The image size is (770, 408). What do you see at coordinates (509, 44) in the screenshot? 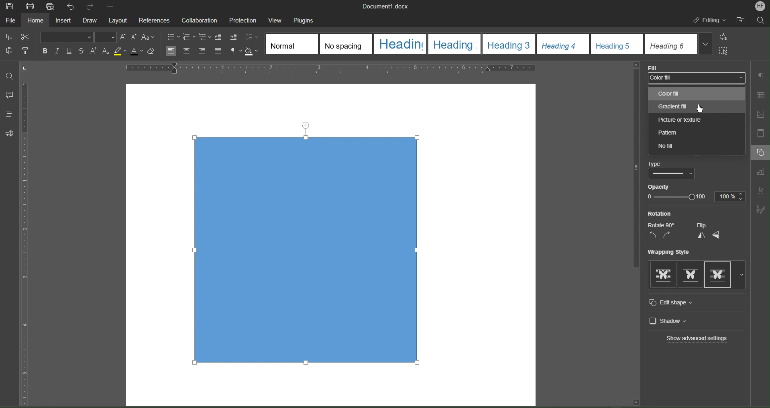
I see `Heading 3` at bounding box center [509, 44].